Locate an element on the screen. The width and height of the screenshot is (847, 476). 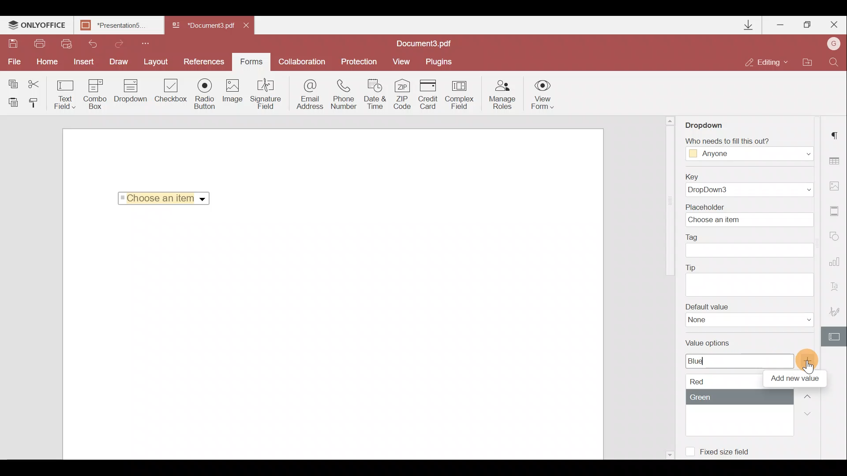
Complex field is located at coordinates (460, 94).